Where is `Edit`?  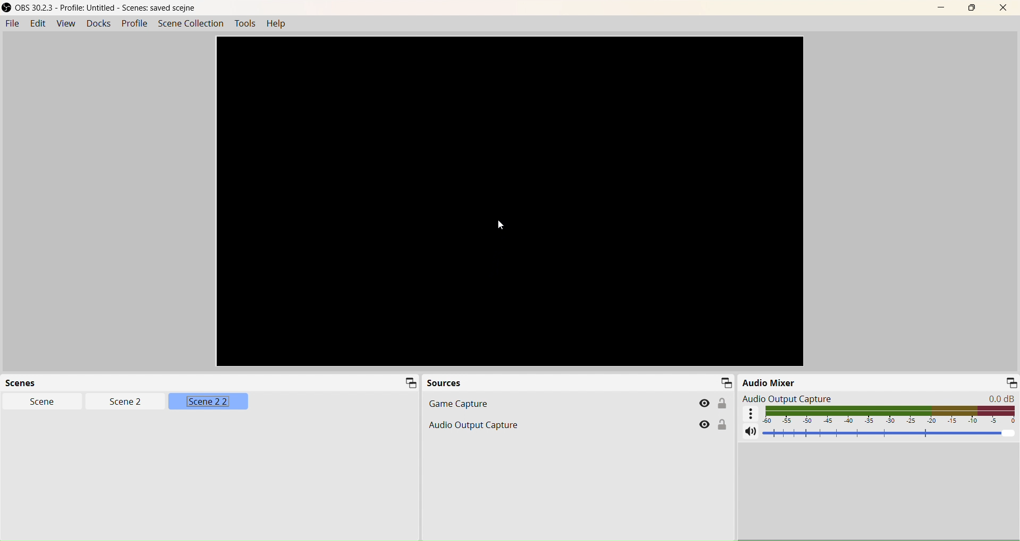
Edit is located at coordinates (36, 23).